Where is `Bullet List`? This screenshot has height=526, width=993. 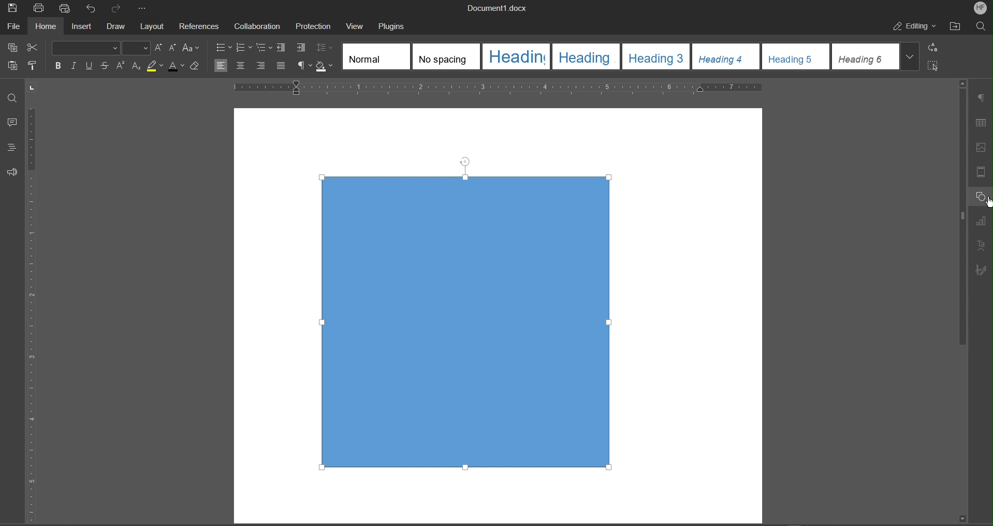 Bullet List is located at coordinates (223, 47).